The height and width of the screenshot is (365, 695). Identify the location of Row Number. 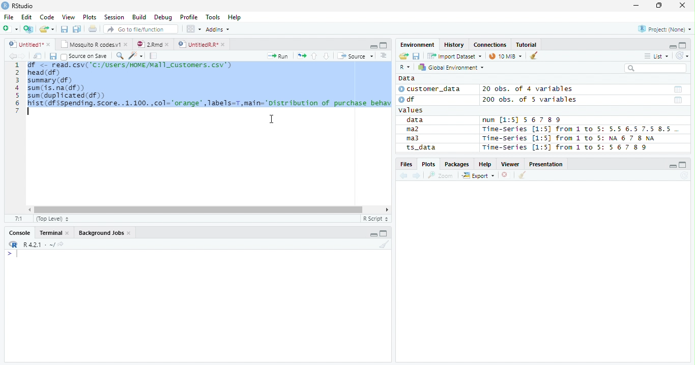
(17, 87).